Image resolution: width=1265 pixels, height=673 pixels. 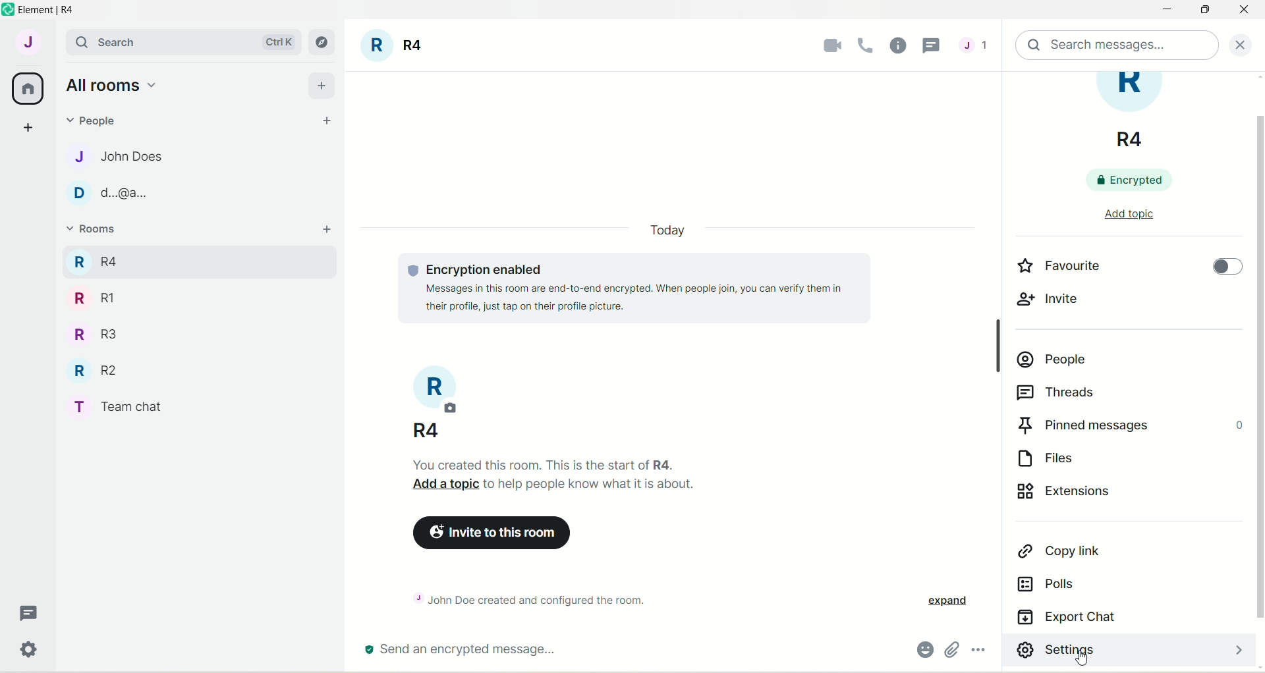 What do you see at coordinates (1137, 112) in the screenshot?
I see `room title` at bounding box center [1137, 112].